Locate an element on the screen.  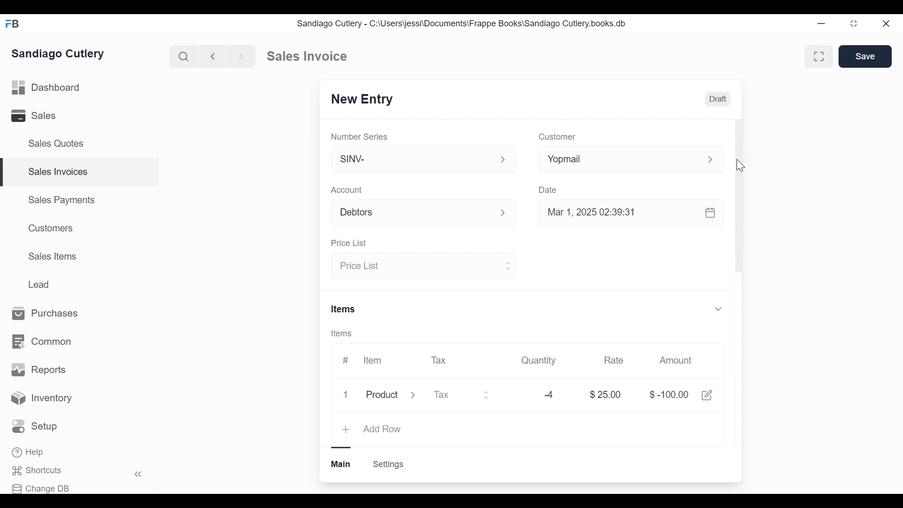
 Change DB is located at coordinates (41, 488).